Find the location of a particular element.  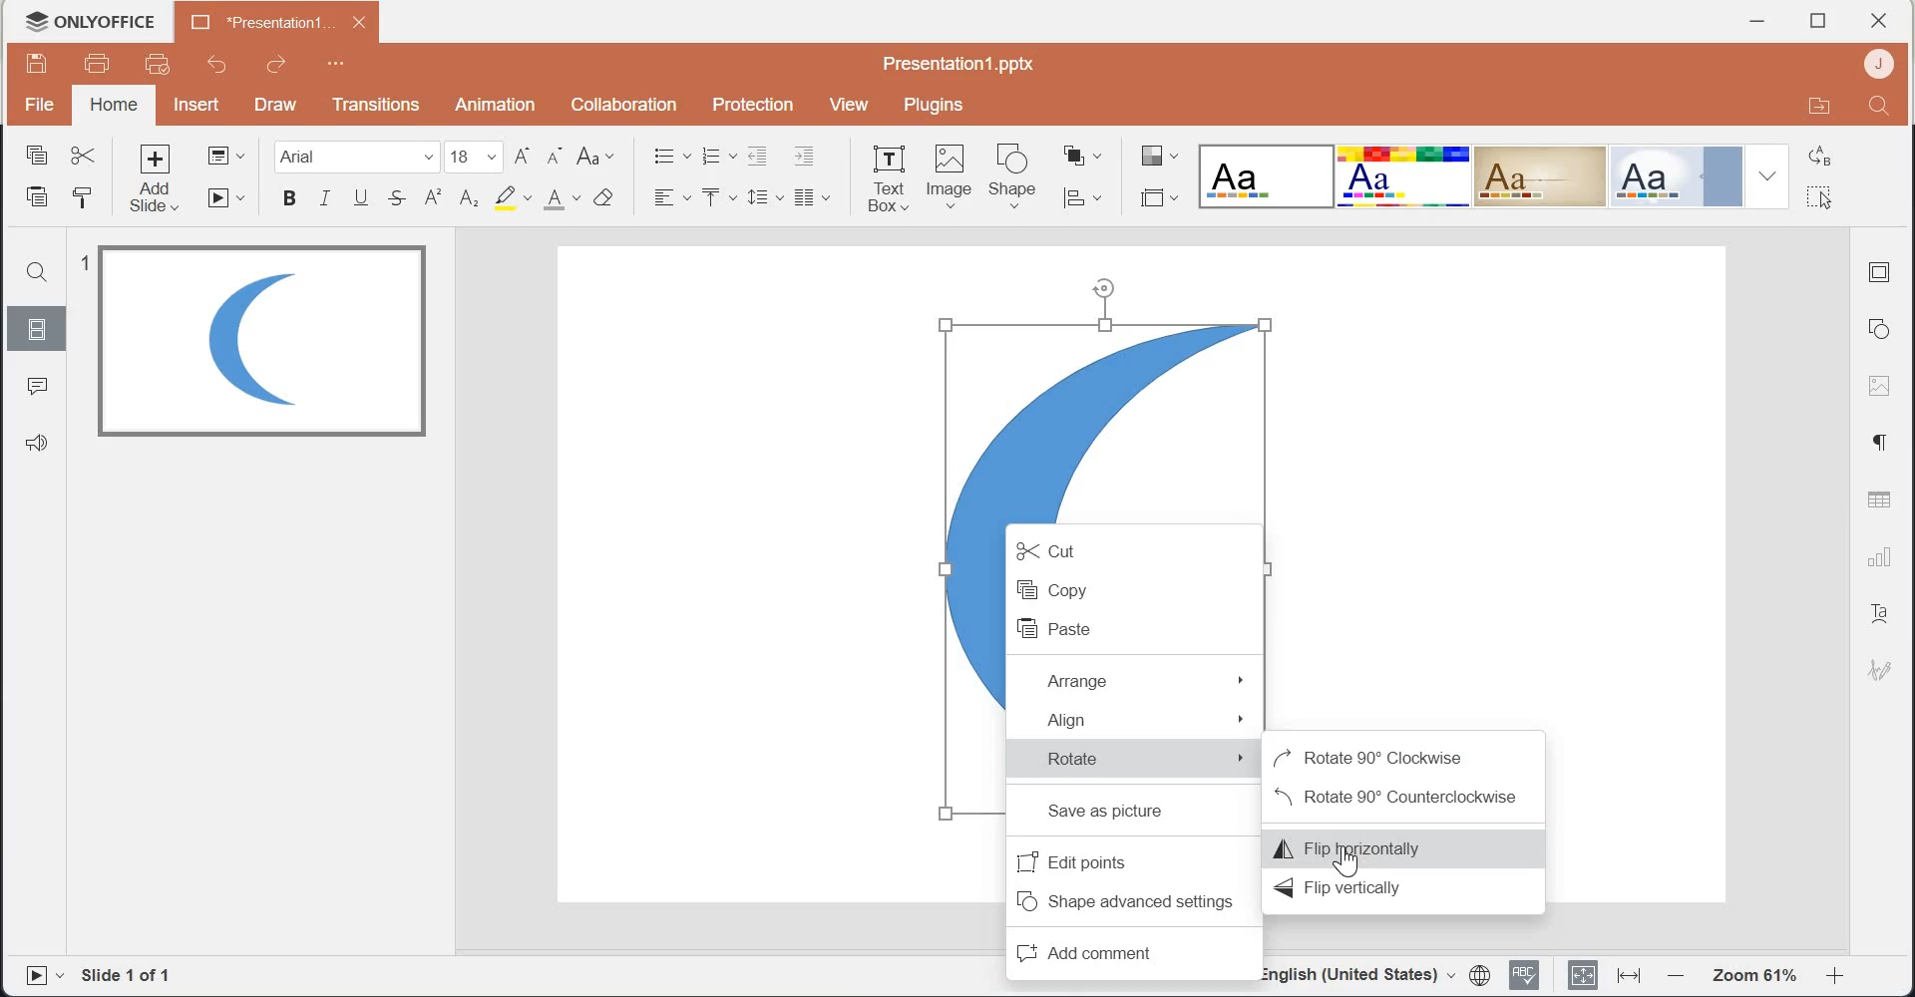

Presentation1.pptx is located at coordinates (960, 63).